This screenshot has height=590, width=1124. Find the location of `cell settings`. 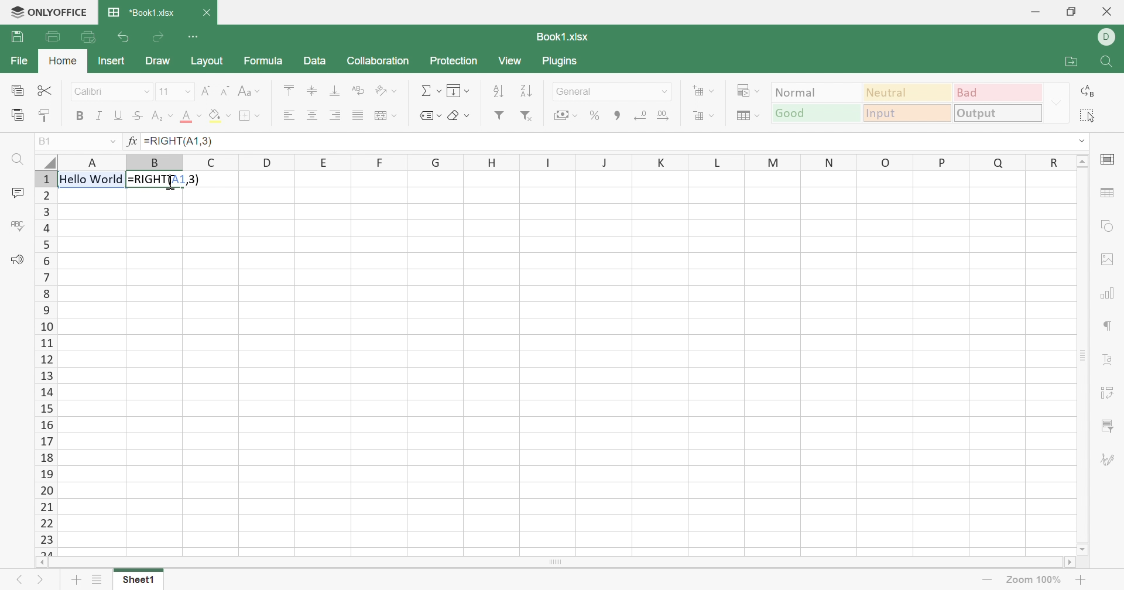

cell settings is located at coordinates (1105, 160).